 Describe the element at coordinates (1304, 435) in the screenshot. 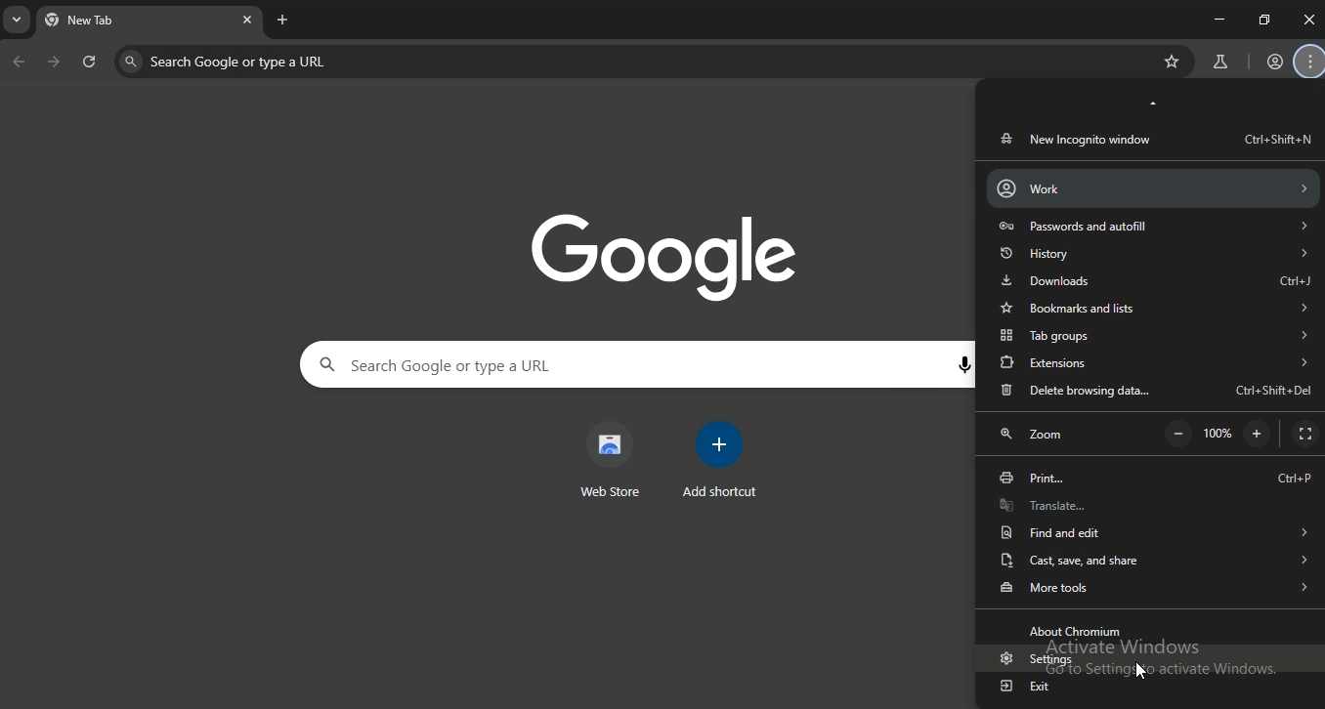

I see `display full screen` at that location.